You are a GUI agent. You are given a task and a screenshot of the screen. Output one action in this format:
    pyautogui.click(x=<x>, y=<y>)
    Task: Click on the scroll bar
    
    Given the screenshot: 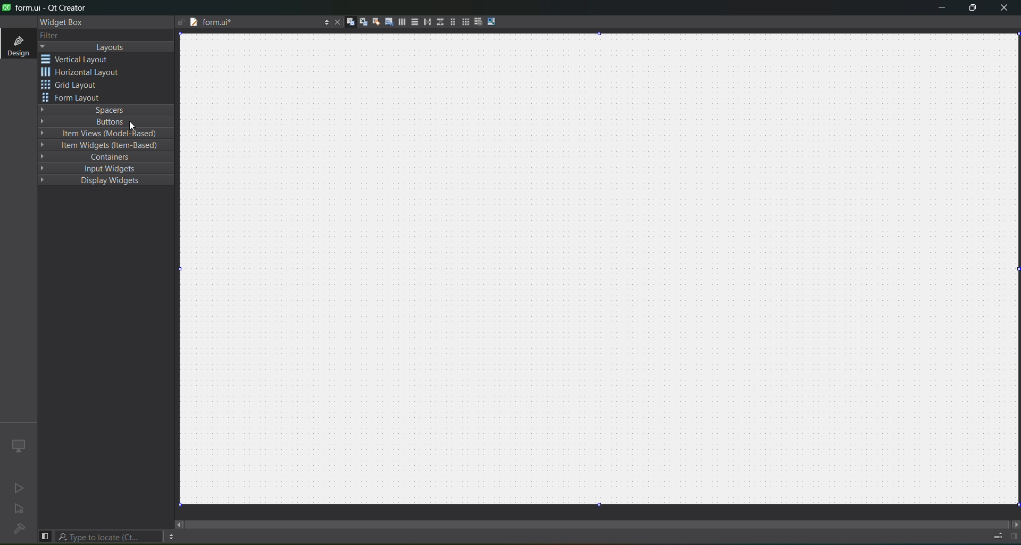 What is the action you would take?
    pyautogui.click(x=598, y=519)
    